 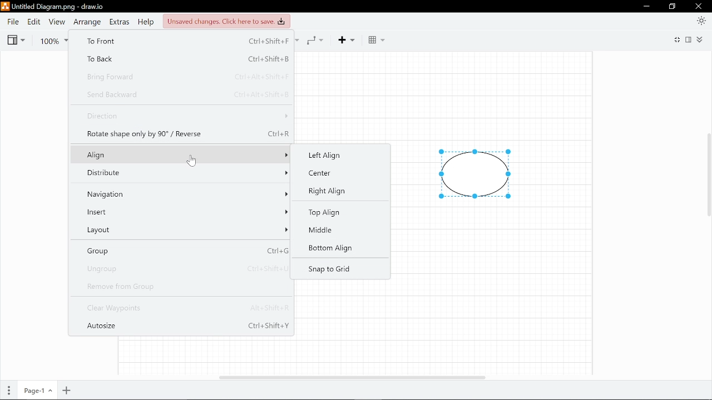 I want to click on Layout, so click(x=183, y=228).